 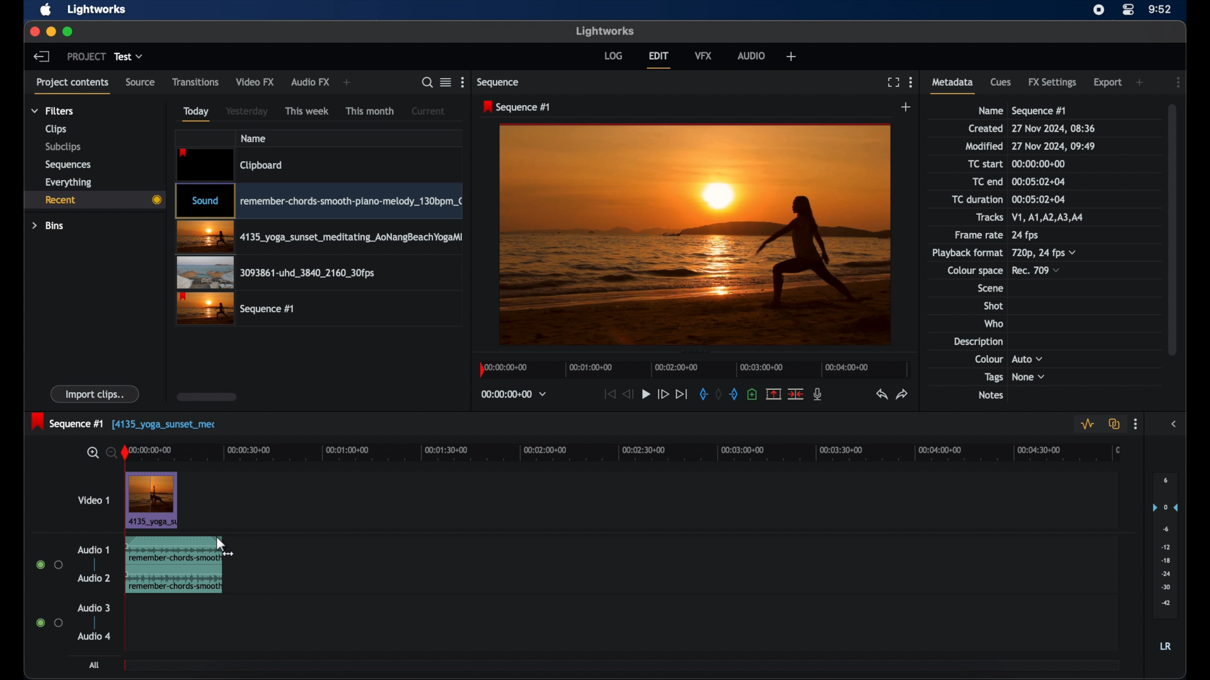 What do you see at coordinates (718, 395) in the screenshot?
I see `clear marks` at bounding box center [718, 395].